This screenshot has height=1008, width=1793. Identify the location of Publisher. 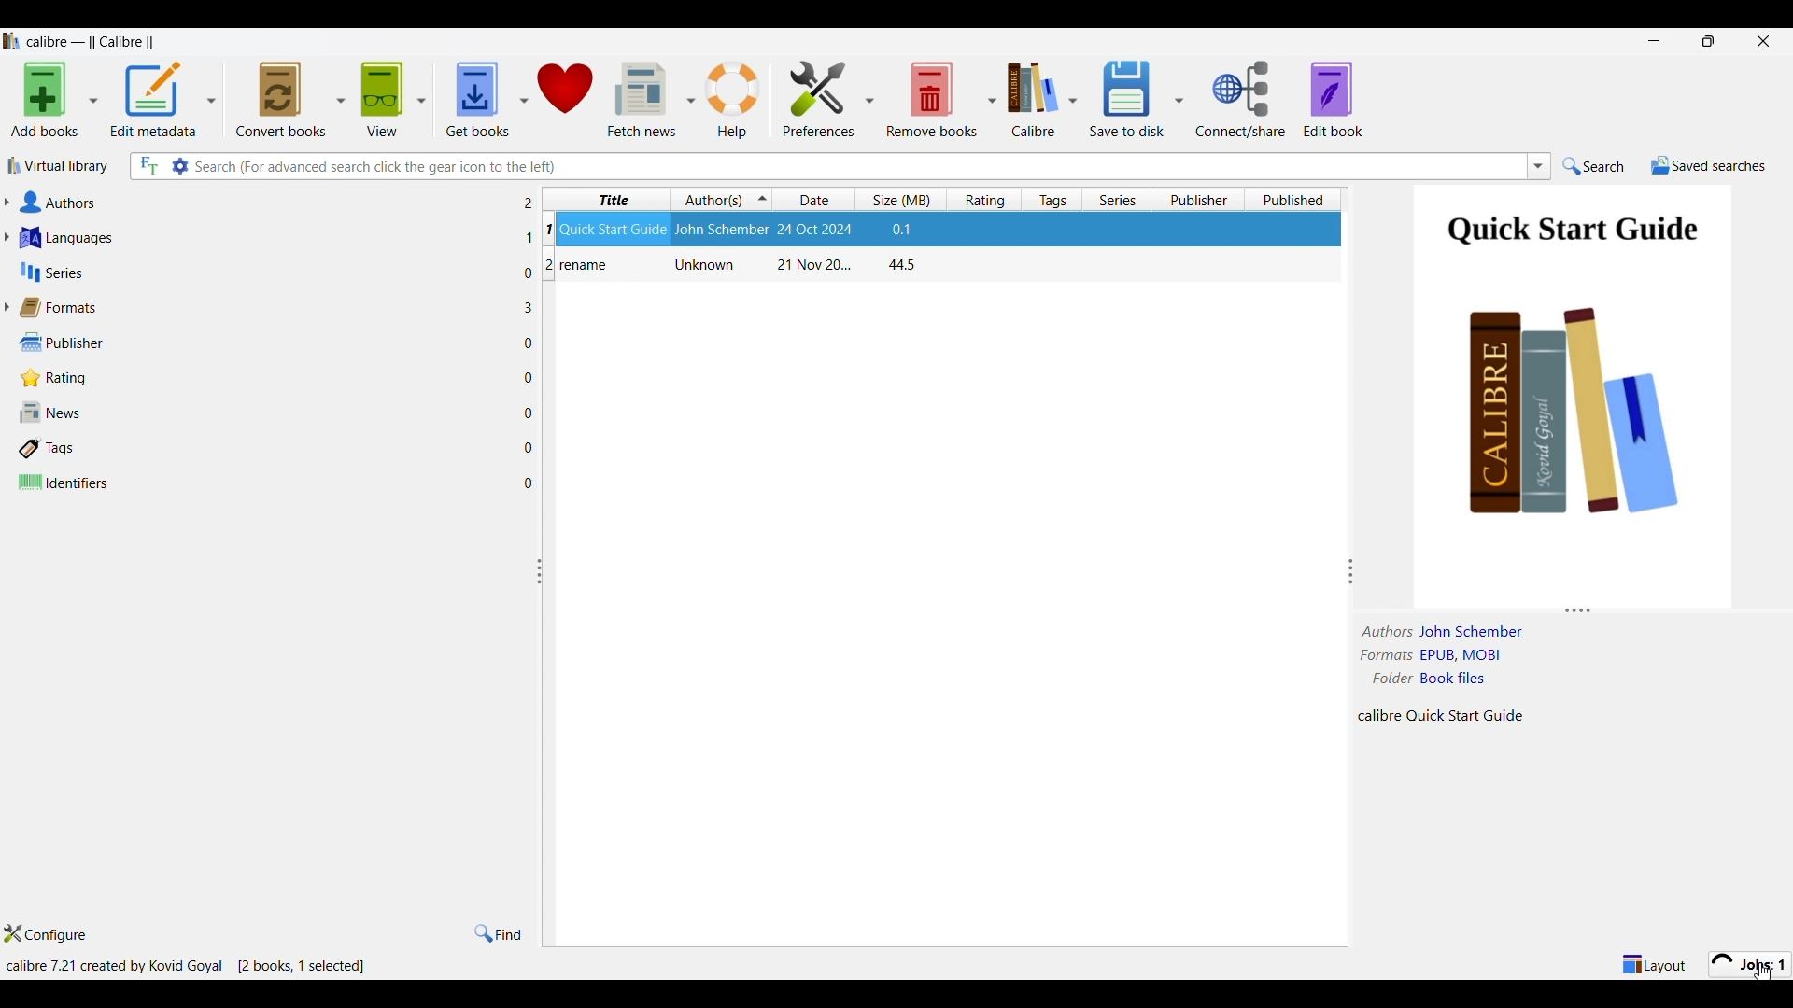
(265, 343).